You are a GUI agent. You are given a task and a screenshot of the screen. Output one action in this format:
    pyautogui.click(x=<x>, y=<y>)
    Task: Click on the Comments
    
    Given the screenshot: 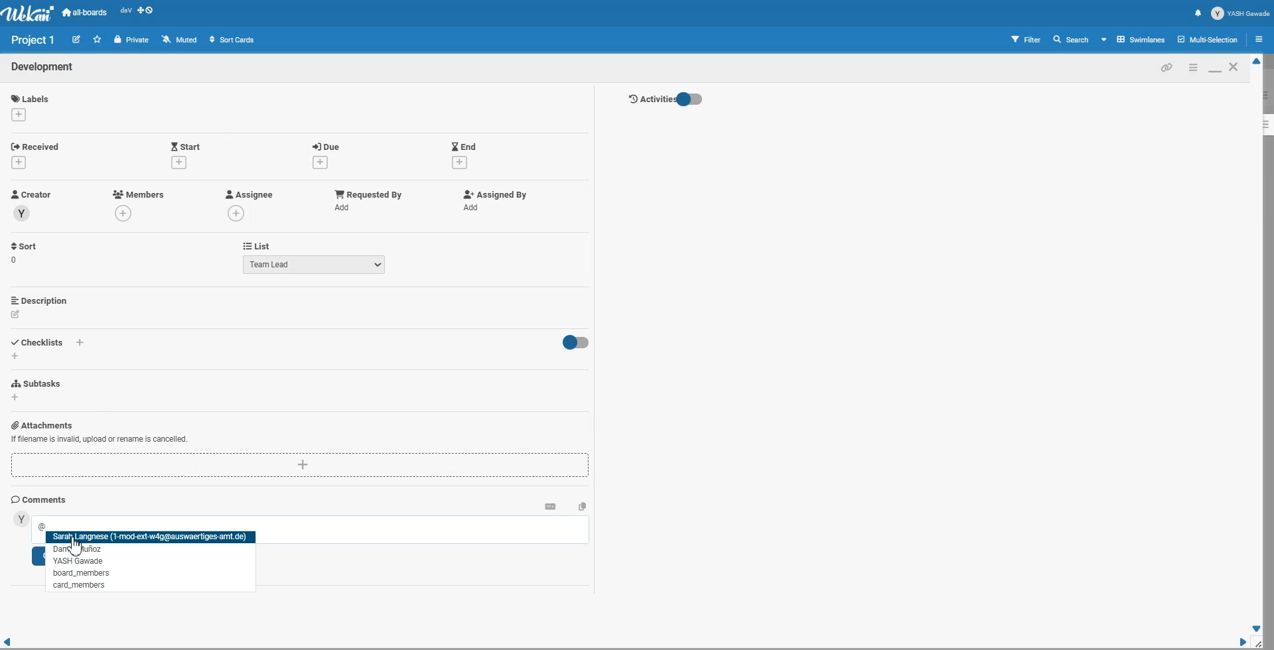 What is the action you would take?
    pyautogui.click(x=39, y=499)
    